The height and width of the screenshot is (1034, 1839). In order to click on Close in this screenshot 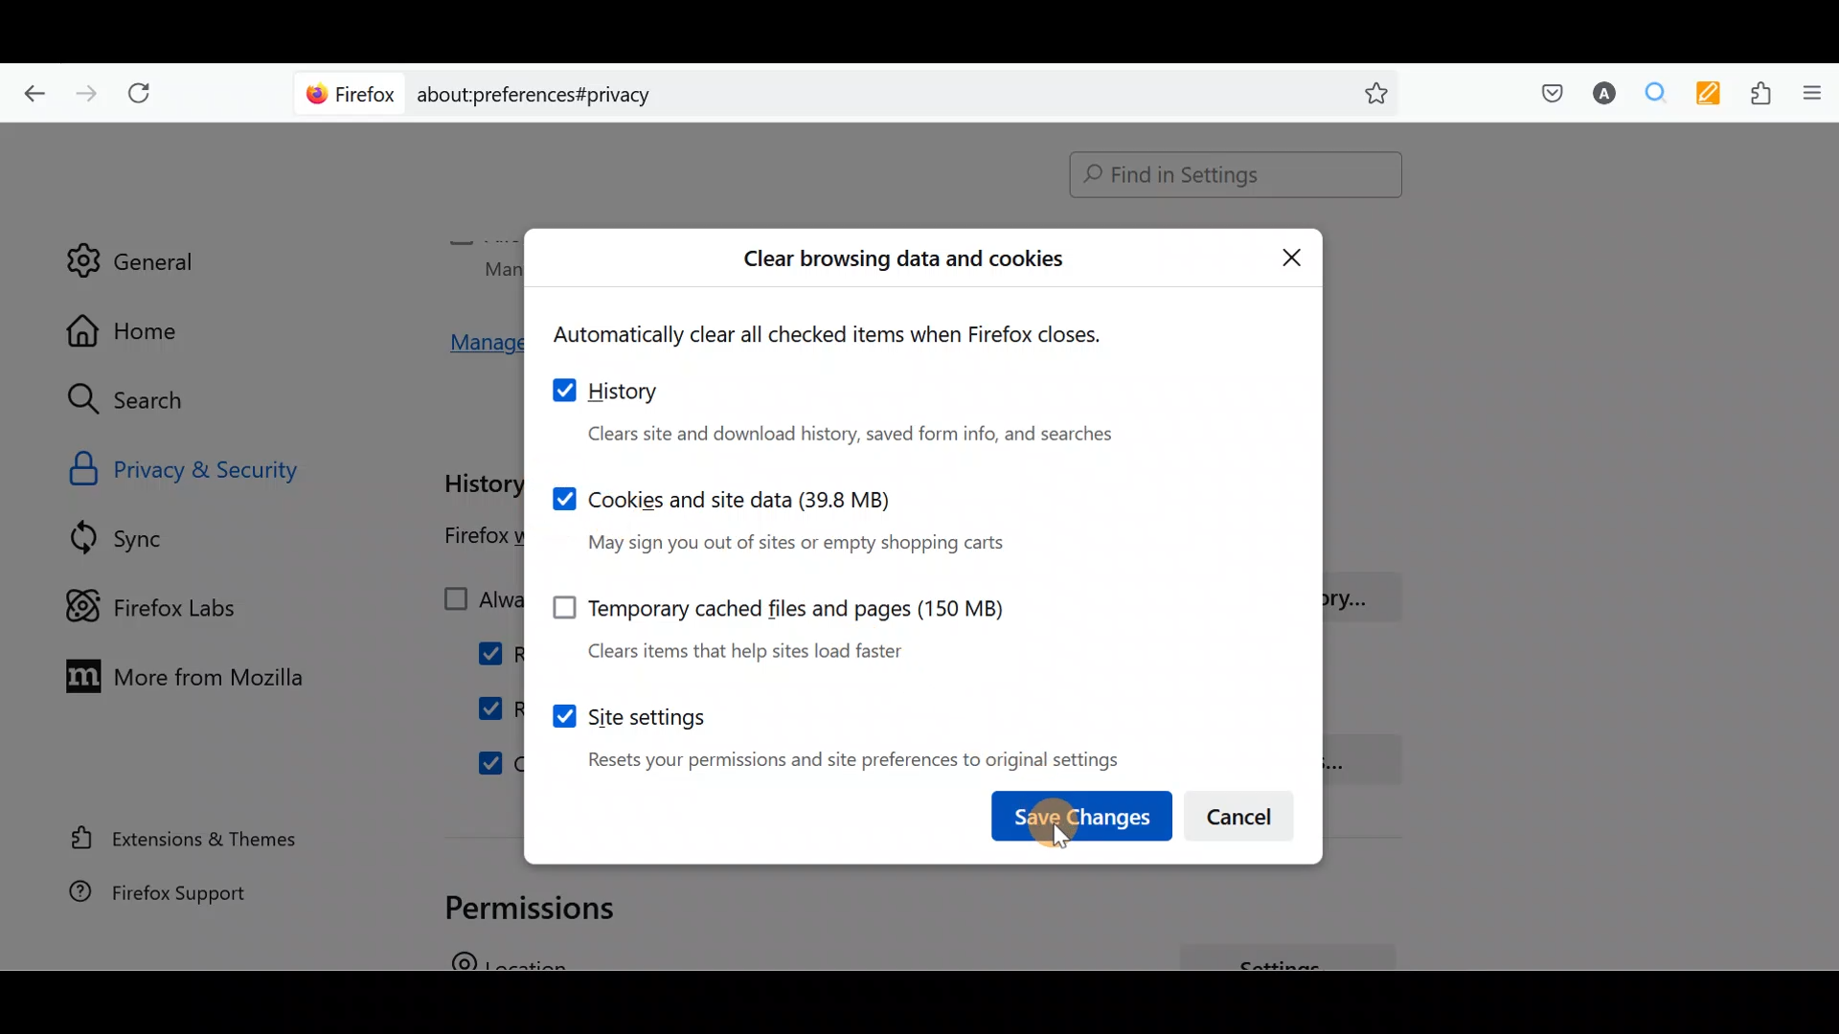, I will do `click(1292, 256)`.